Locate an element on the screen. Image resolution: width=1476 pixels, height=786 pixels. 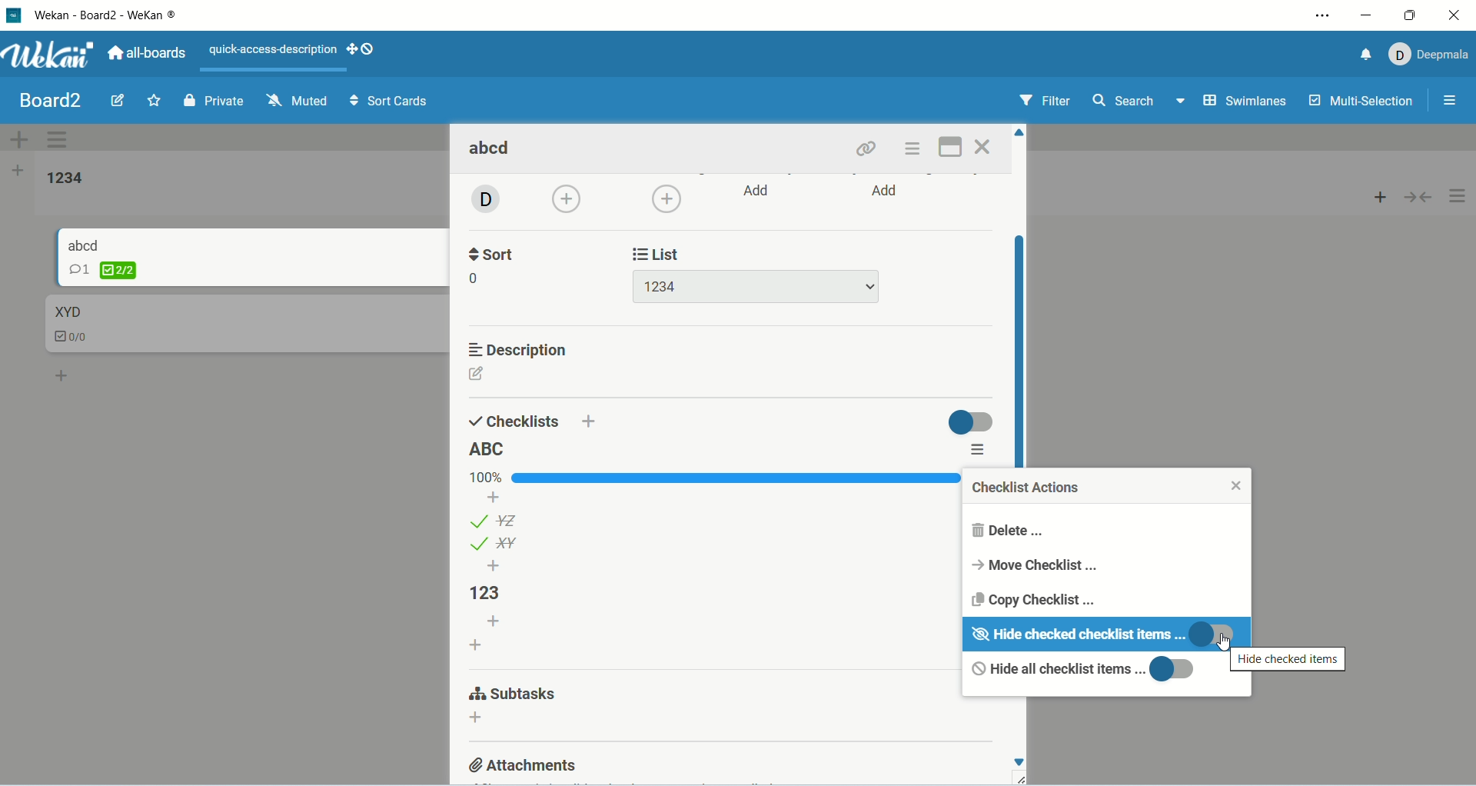
settings and more is located at coordinates (1322, 17).